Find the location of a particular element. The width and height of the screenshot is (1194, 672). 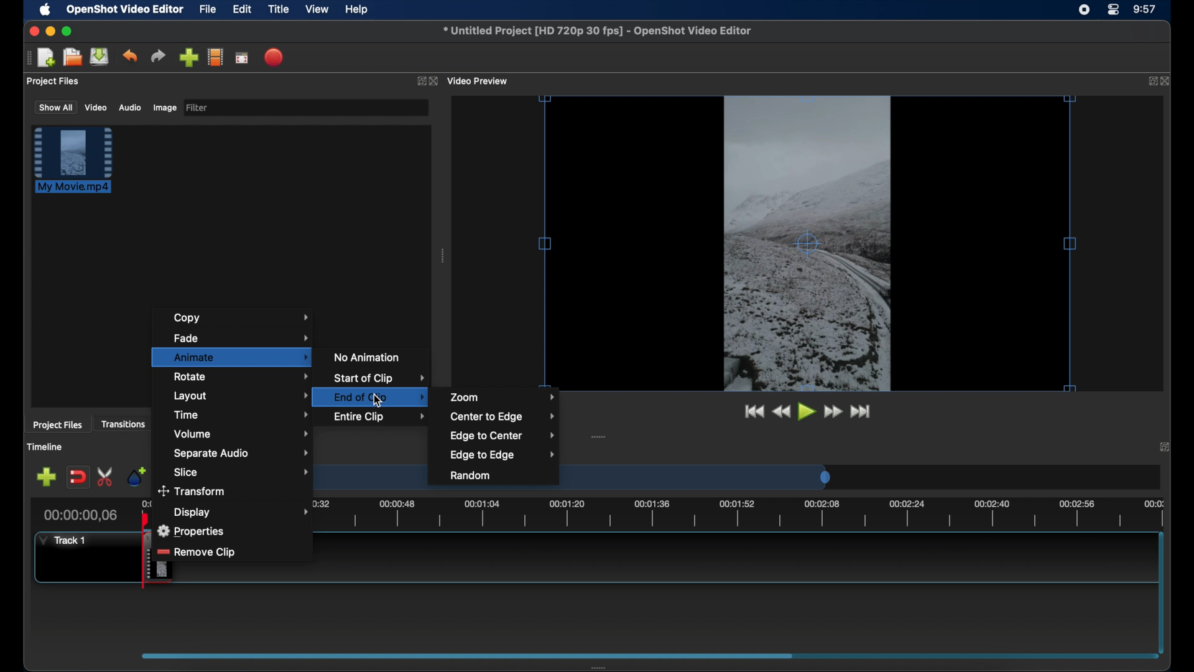

drag handle is located at coordinates (28, 58).